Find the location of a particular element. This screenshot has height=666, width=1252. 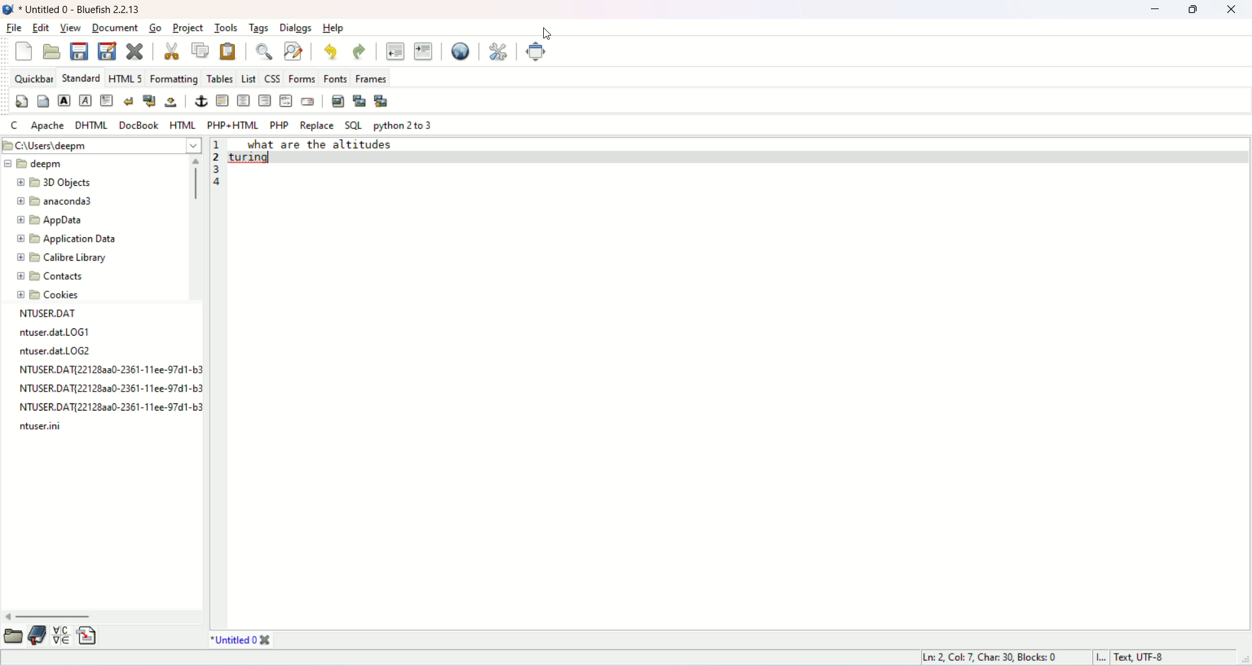

close current file is located at coordinates (134, 51).